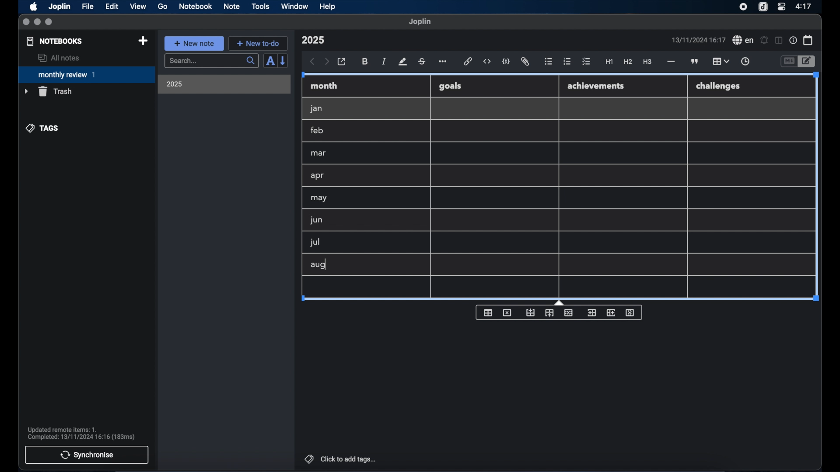 The width and height of the screenshot is (840, 472). Describe the element at coordinates (531, 313) in the screenshot. I see `insert row before` at that location.